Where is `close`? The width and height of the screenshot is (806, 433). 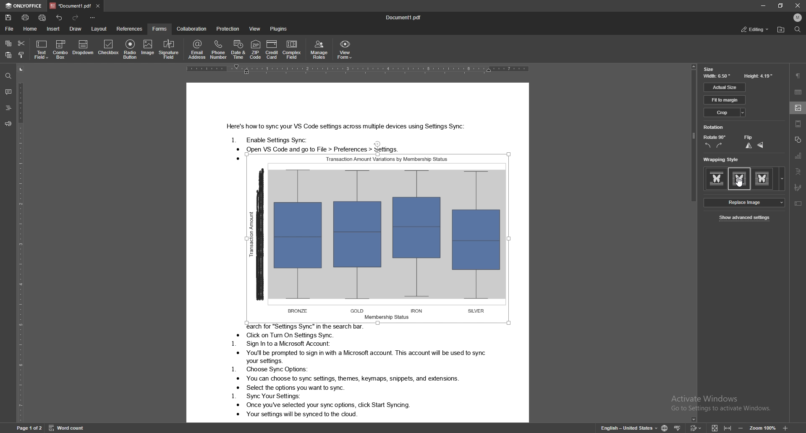
close is located at coordinates (797, 5).